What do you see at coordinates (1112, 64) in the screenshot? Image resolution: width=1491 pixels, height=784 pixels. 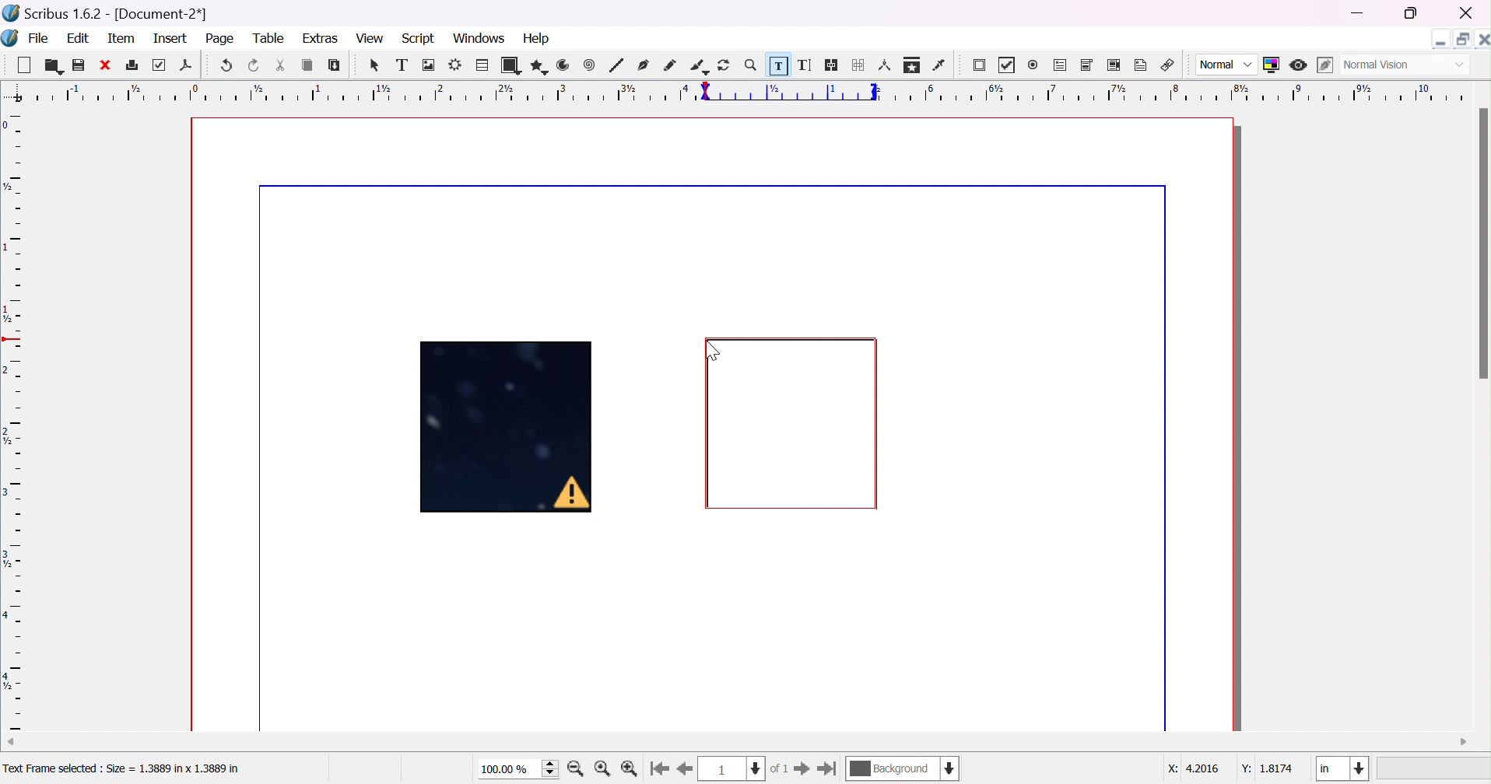 I see `PDF list box` at bounding box center [1112, 64].